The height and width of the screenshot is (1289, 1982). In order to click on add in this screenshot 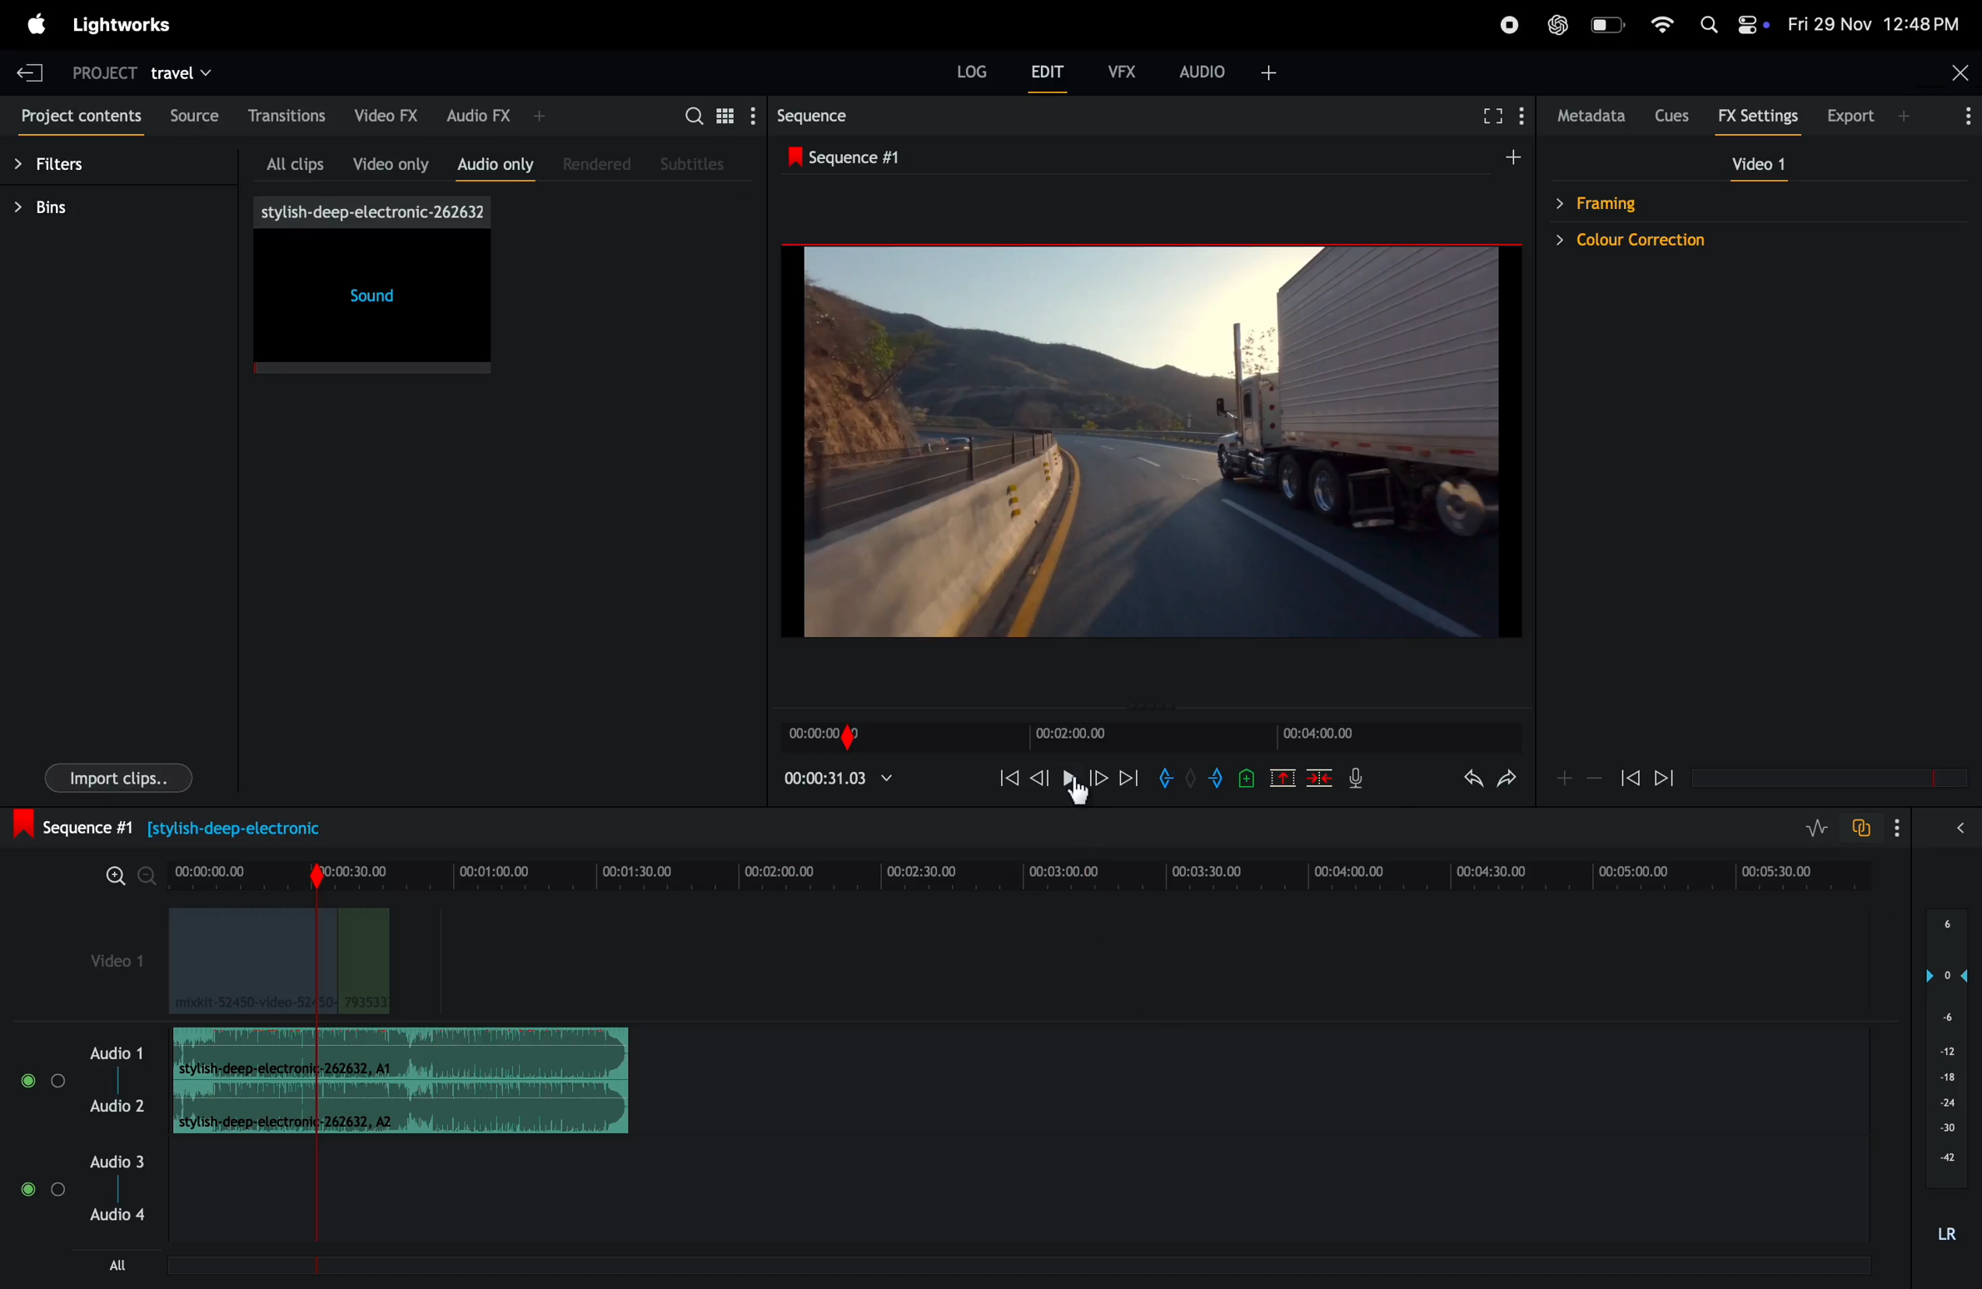, I will do `click(1284, 777)`.